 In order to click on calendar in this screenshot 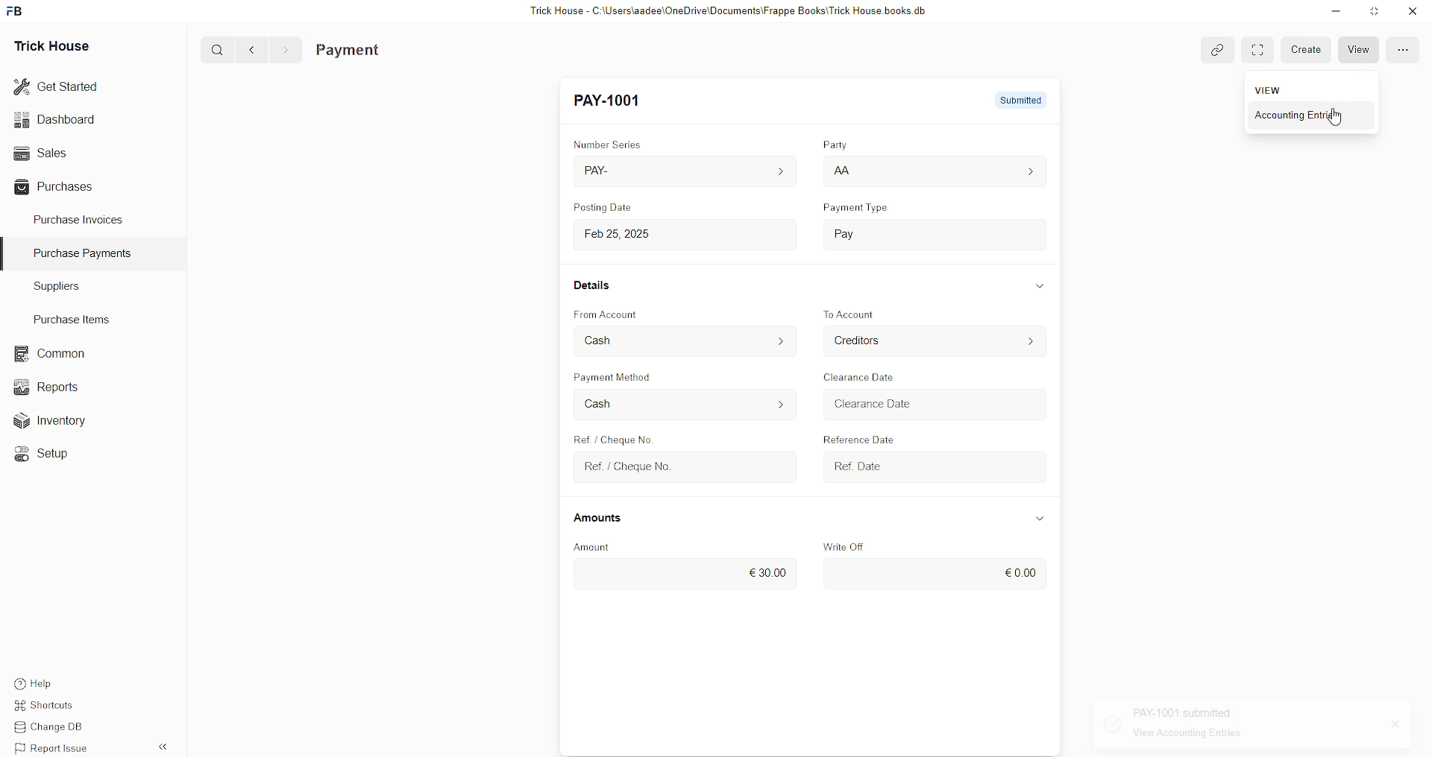, I will do `click(1027, 465)`.